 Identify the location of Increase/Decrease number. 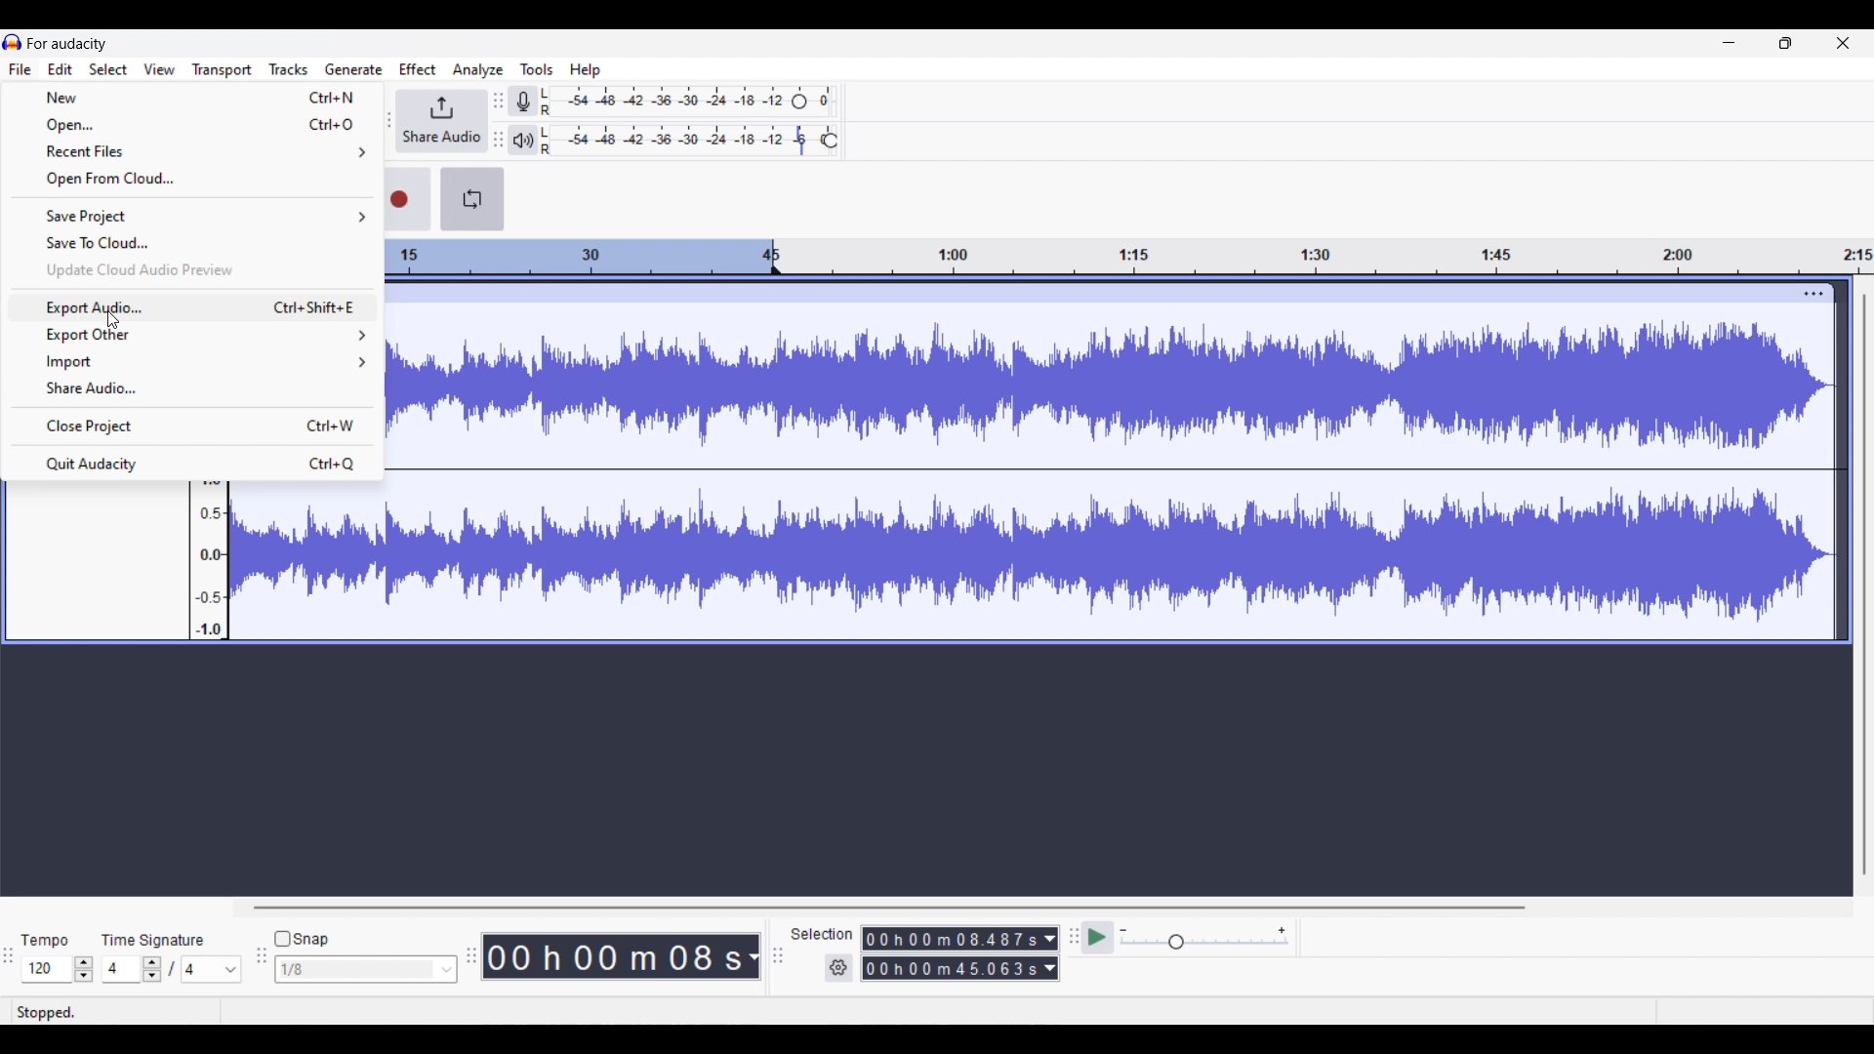
(152, 969).